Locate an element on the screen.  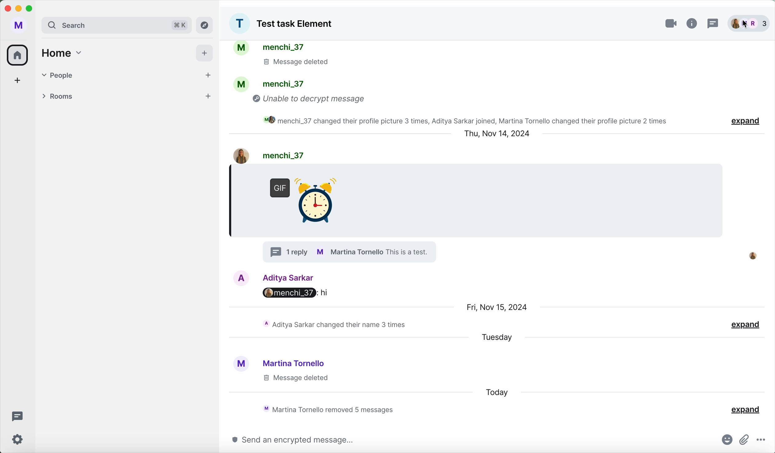
GIF is located at coordinates (300, 198).